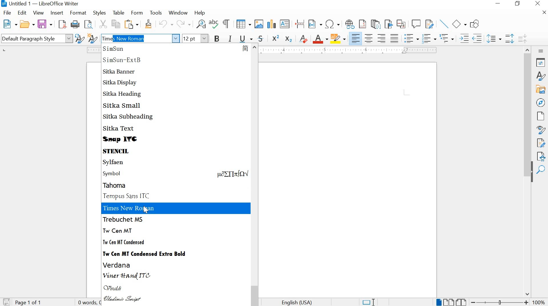  I want to click on CLOSE, so click(538, 3).